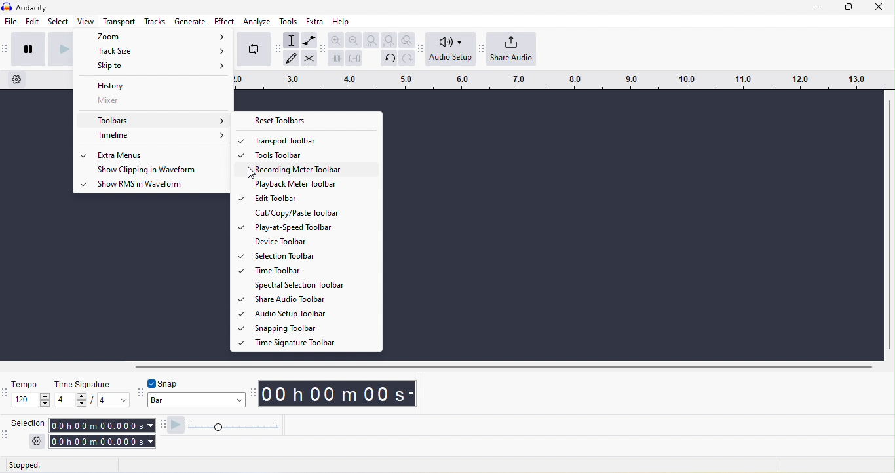 Image resolution: width=895 pixels, height=473 pixels. I want to click on Toolbars , so click(153, 120).